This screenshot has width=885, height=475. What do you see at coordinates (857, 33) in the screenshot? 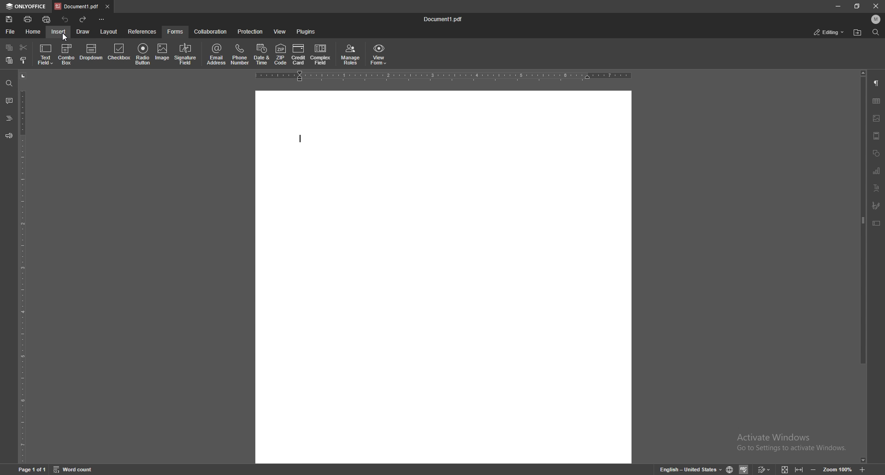
I see `find location` at bounding box center [857, 33].